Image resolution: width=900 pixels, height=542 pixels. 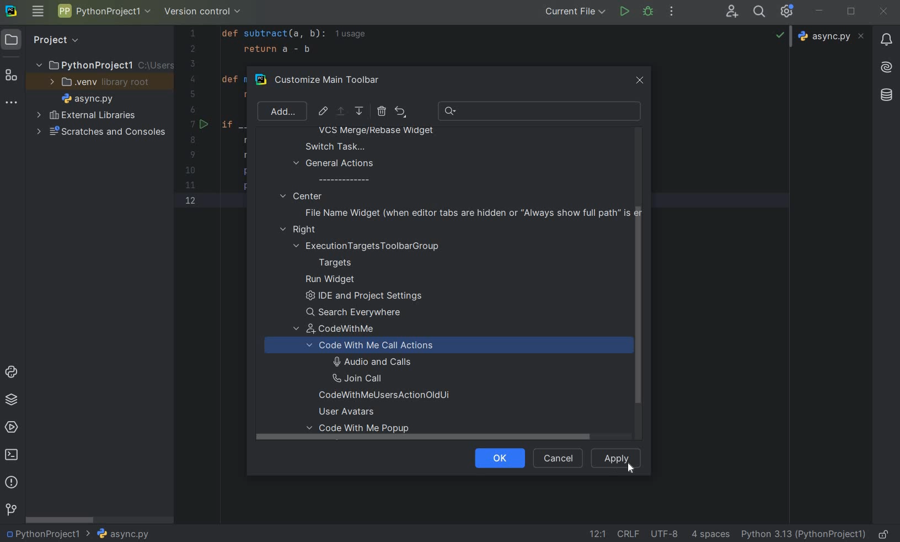 I want to click on CUSTOMIZE MAIN TOOLBAR, so click(x=334, y=81).